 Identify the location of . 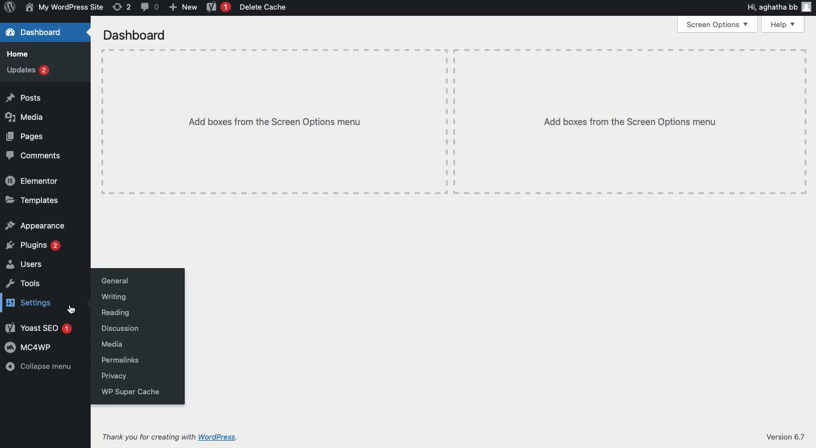
(75, 310).